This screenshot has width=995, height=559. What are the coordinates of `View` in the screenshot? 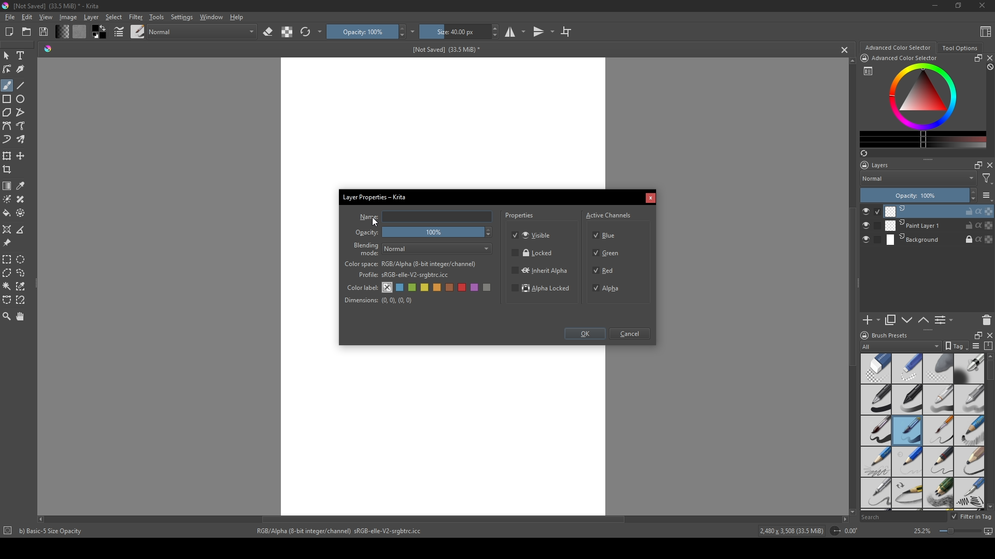 It's located at (46, 17).